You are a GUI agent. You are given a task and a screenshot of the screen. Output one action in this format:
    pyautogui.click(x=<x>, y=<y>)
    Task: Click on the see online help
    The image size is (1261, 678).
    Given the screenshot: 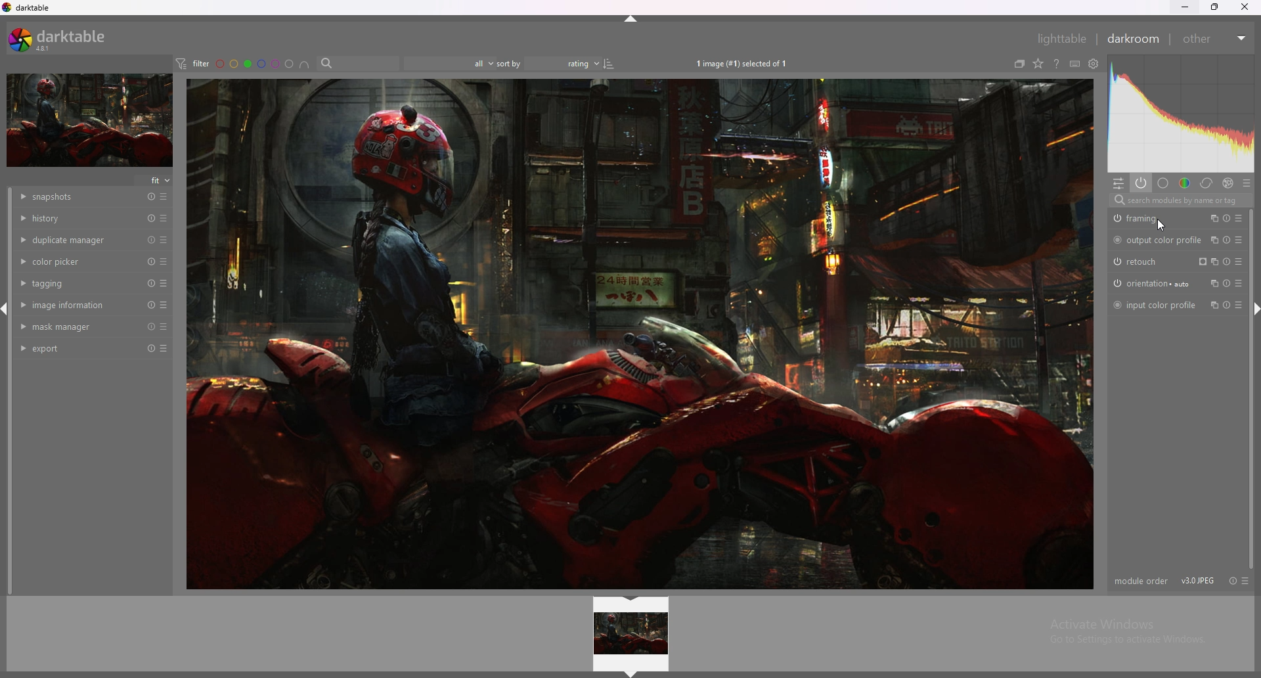 What is the action you would take?
    pyautogui.click(x=1057, y=63)
    